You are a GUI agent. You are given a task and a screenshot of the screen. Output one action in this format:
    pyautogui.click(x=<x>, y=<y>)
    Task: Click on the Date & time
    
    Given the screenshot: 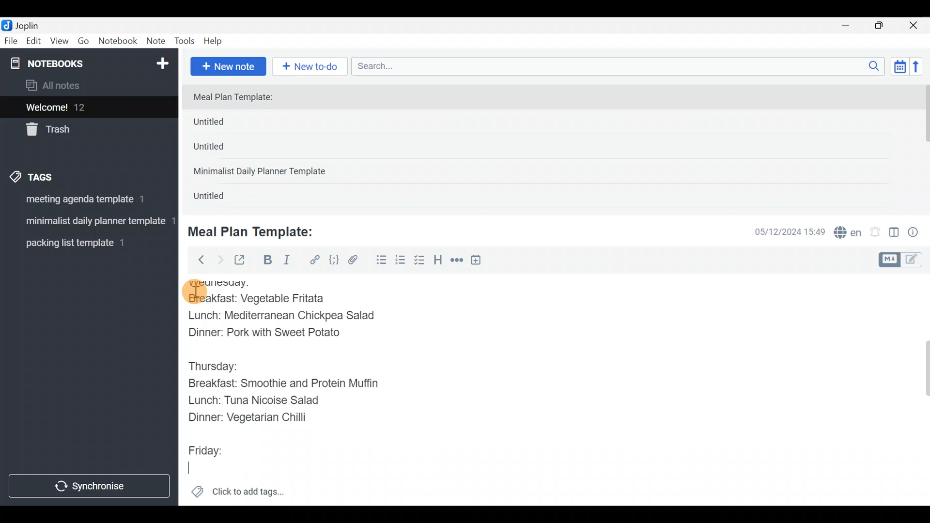 What is the action you would take?
    pyautogui.click(x=782, y=231)
    